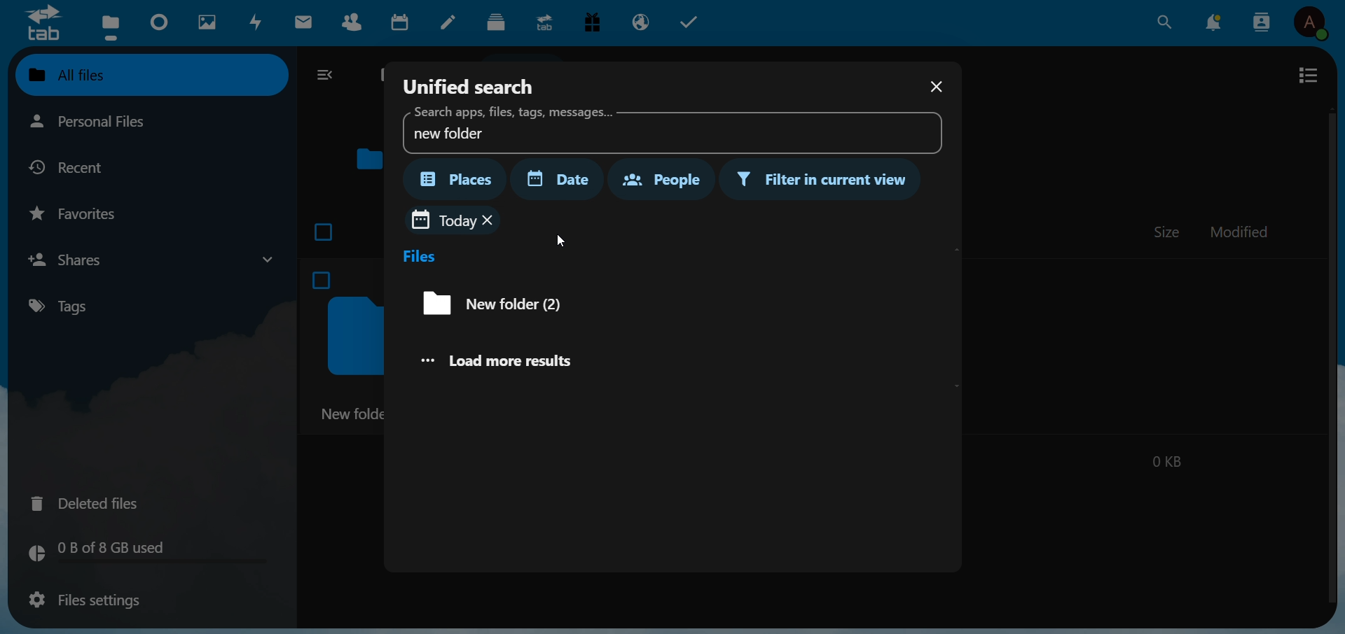 Image resolution: width=1345 pixels, height=634 pixels. What do you see at coordinates (356, 338) in the screenshot?
I see `folder icon` at bounding box center [356, 338].